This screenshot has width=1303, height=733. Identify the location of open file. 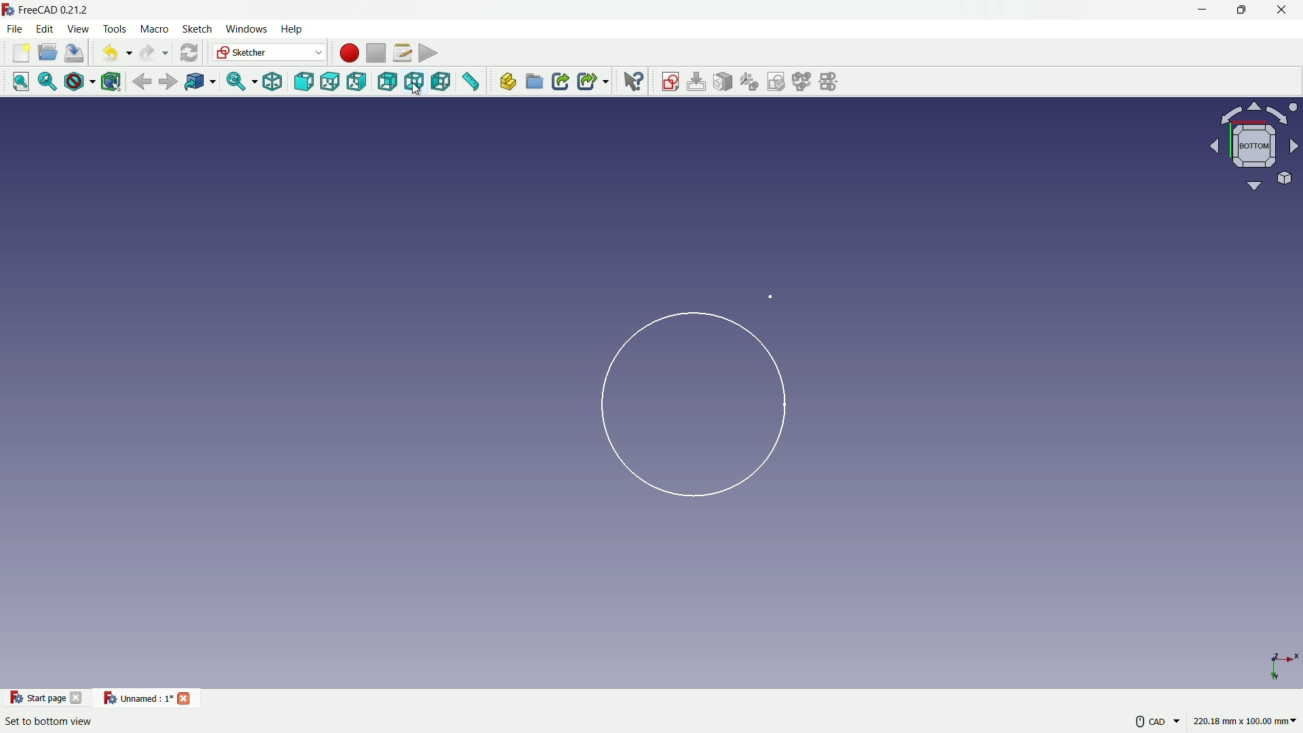
(20, 53).